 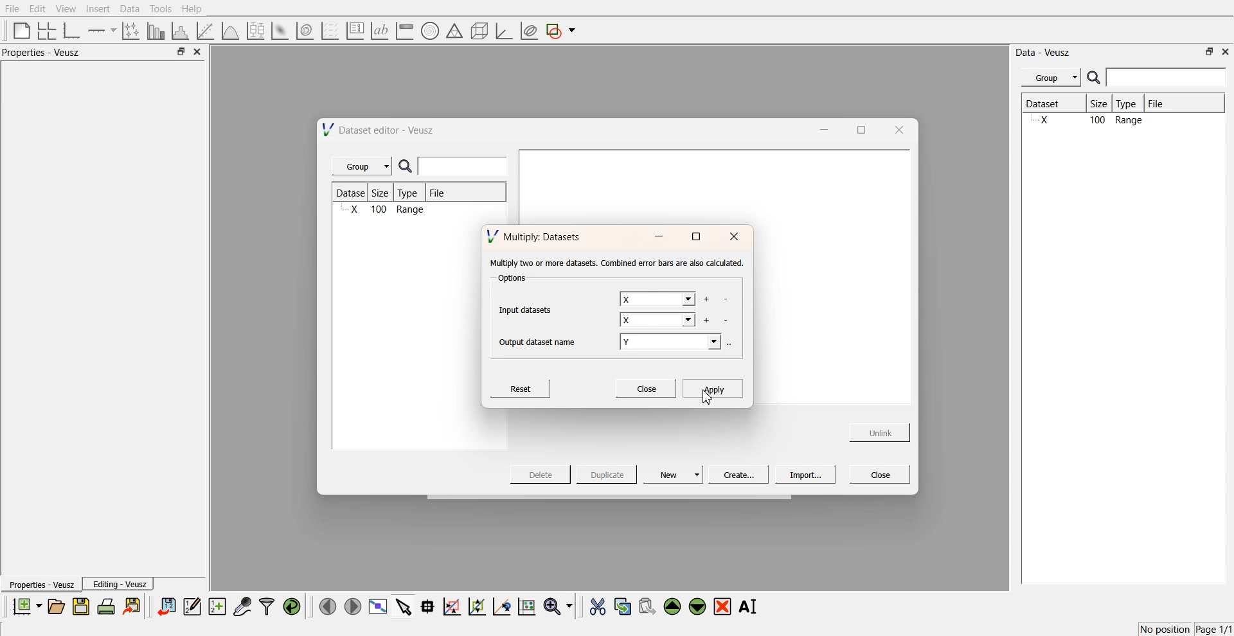 I want to click on Type, so click(x=411, y=193).